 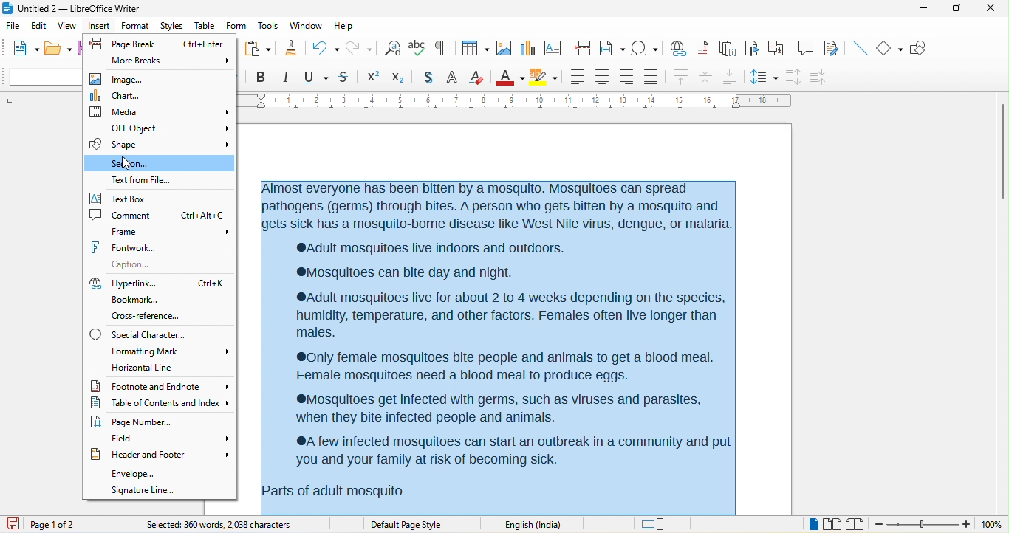 What do you see at coordinates (408, 523) in the screenshot?
I see `default page style` at bounding box center [408, 523].